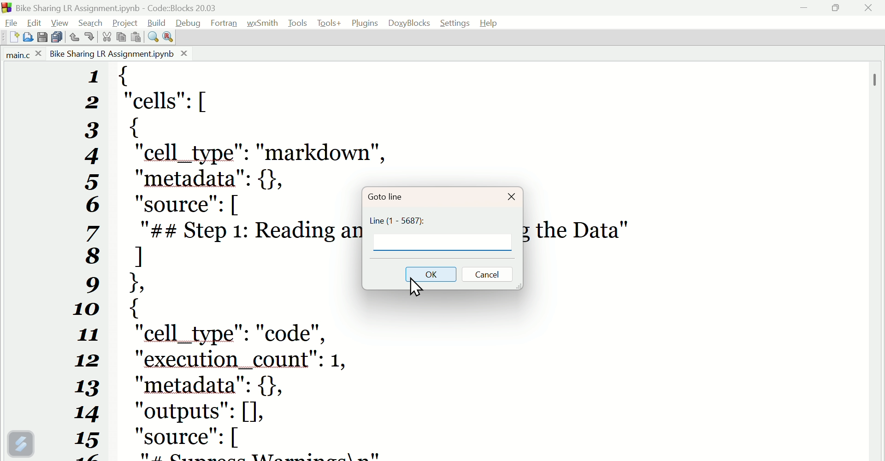 This screenshot has height=461, width=885. Describe the element at coordinates (33, 23) in the screenshot. I see `Edit` at that location.